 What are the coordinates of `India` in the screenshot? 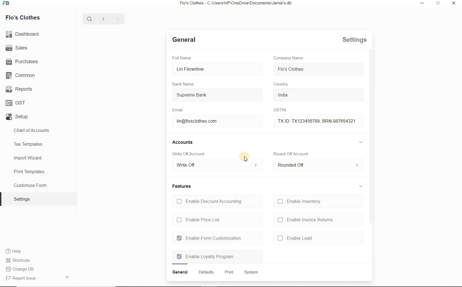 It's located at (318, 95).